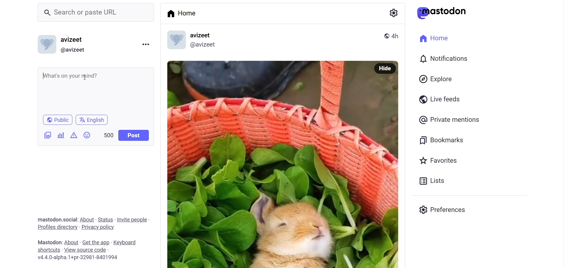 The width and height of the screenshot is (564, 268). What do you see at coordinates (70, 219) in the screenshot?
I see `social` at bounding box center [70, 219].